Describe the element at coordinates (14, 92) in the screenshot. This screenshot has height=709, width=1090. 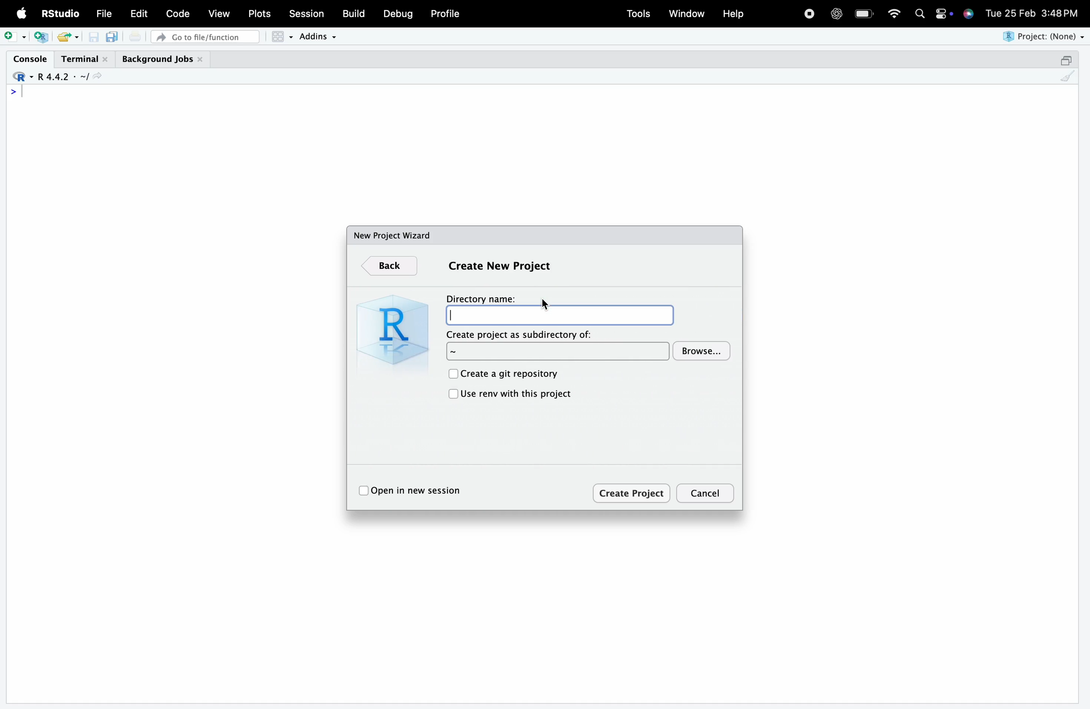
I see `>` at that location.